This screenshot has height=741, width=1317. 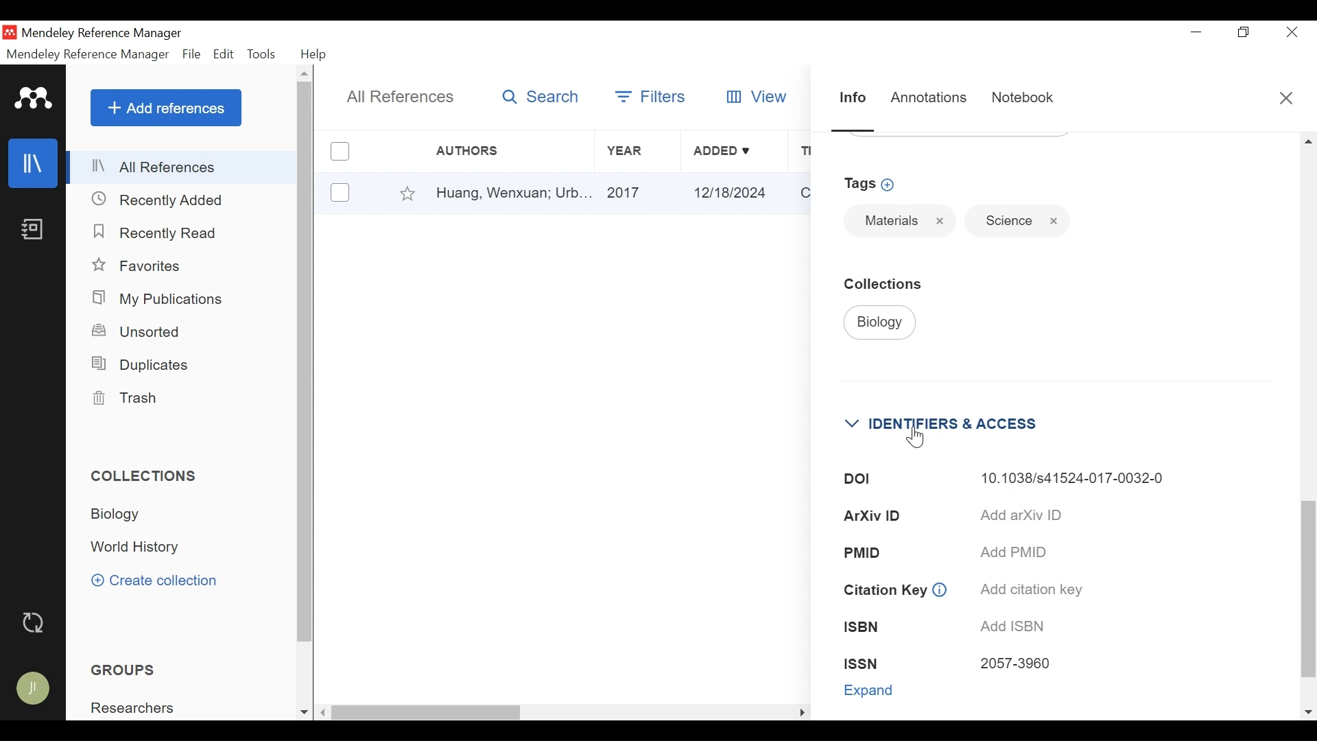 What do you see at coordinates (1016, 665) in the screenshot?
I see `2057-3960` at bounding box center [1016, 665].